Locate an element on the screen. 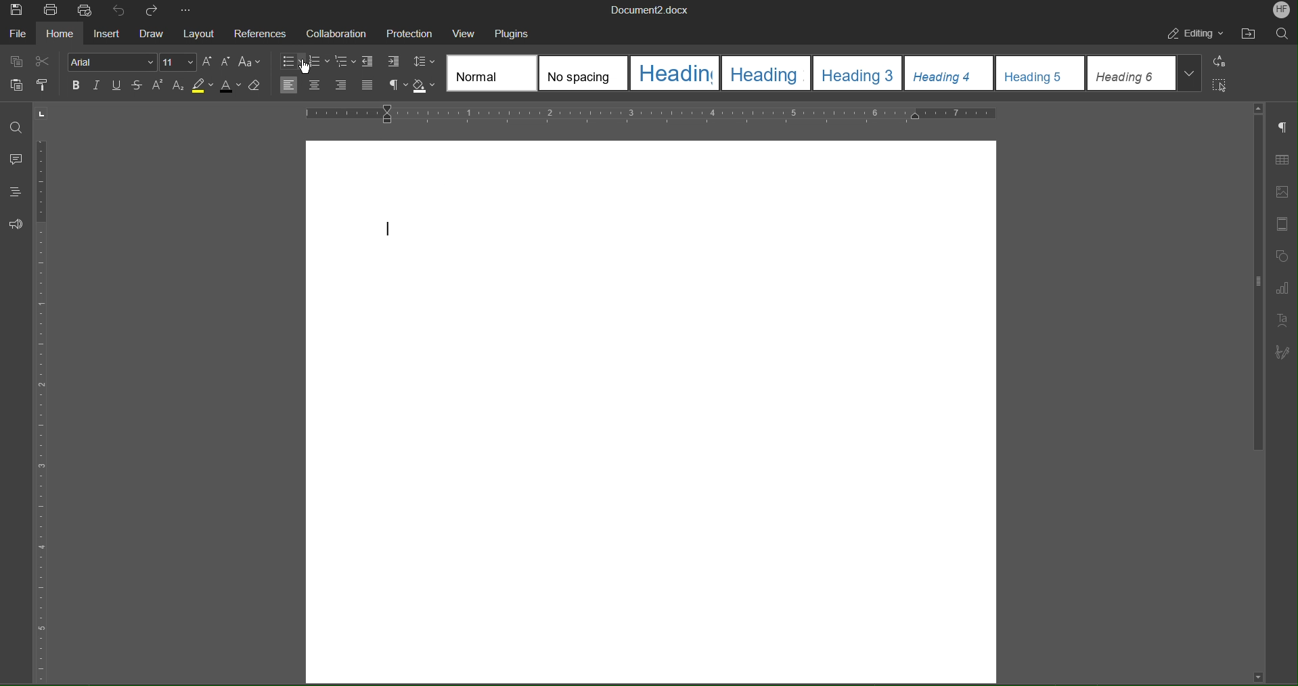  File is located at coordinates (19, 35).